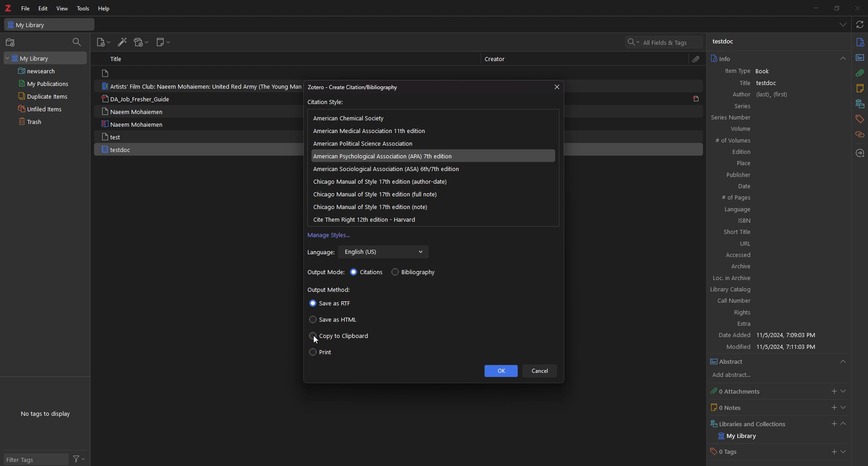 Image resolution: width=868 pixels, height=466 pixels. Describe the element at coordinates (834, 408) in the screenshot. I see `add notes` at that location.